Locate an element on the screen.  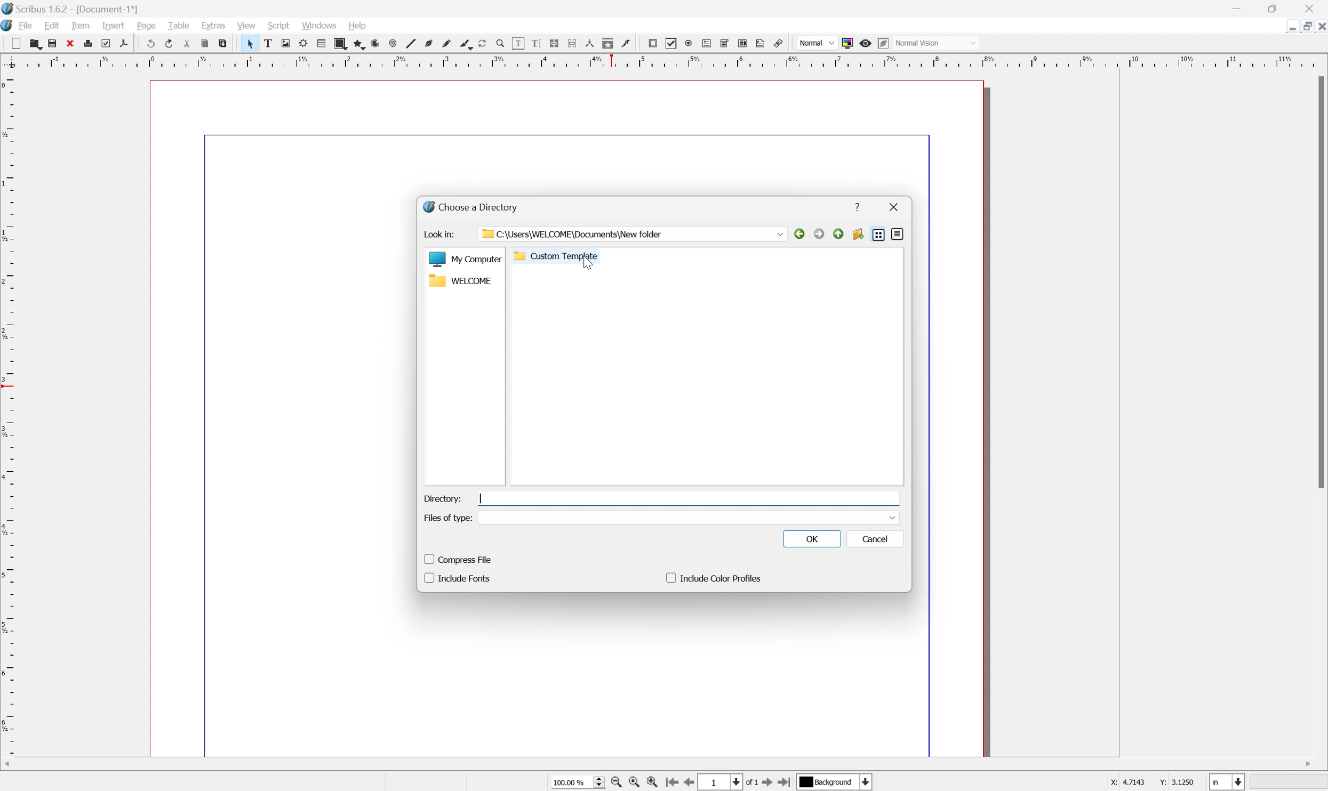
Edit in preview mode is located at coordinates (883, 43).